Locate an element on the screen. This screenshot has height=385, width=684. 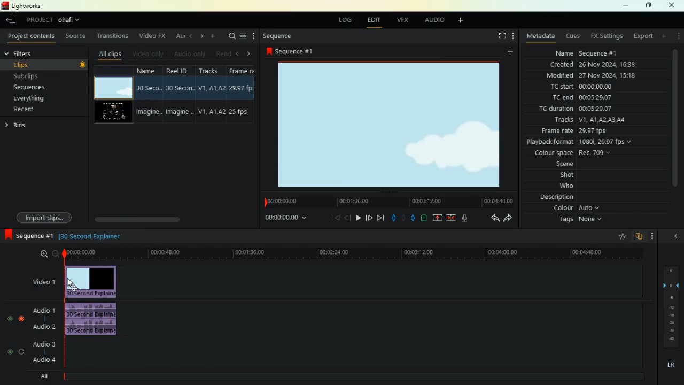
tc start is located at coordinates (594, 86).